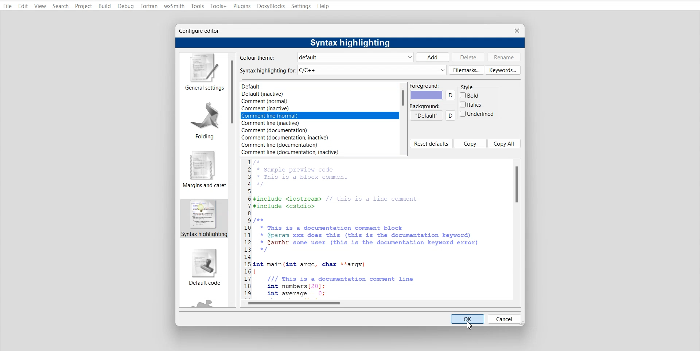 The width and height of the screenshot is (700, 351). I want to click on Vertical scroll bar, so click(518, 228).